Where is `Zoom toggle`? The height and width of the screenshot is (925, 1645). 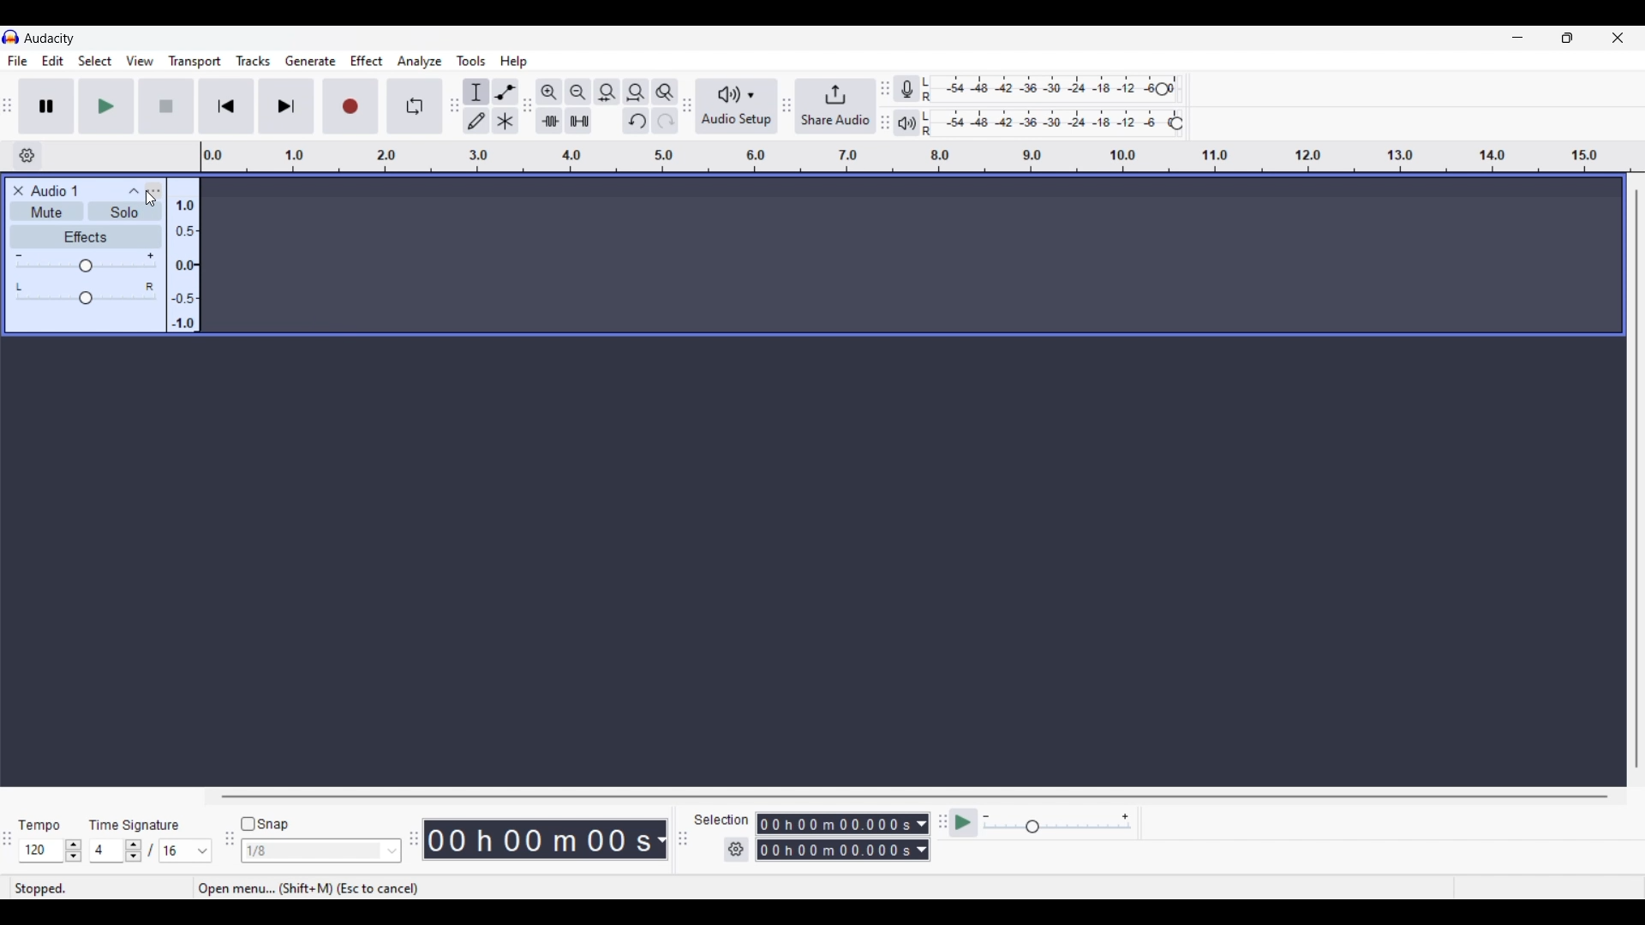
Zoom toggle is located at coordinates (664, 92).